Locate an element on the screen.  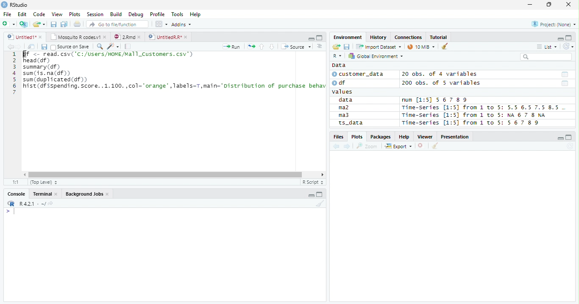
Save all open documents is located at coordinates (64, 25).